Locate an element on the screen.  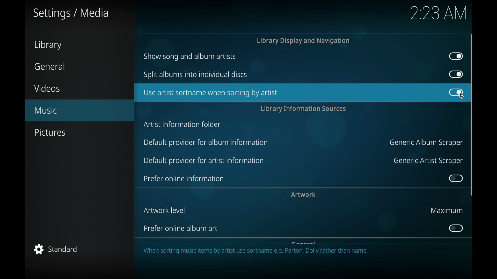
toggle button is located at coordinates (456, 56).